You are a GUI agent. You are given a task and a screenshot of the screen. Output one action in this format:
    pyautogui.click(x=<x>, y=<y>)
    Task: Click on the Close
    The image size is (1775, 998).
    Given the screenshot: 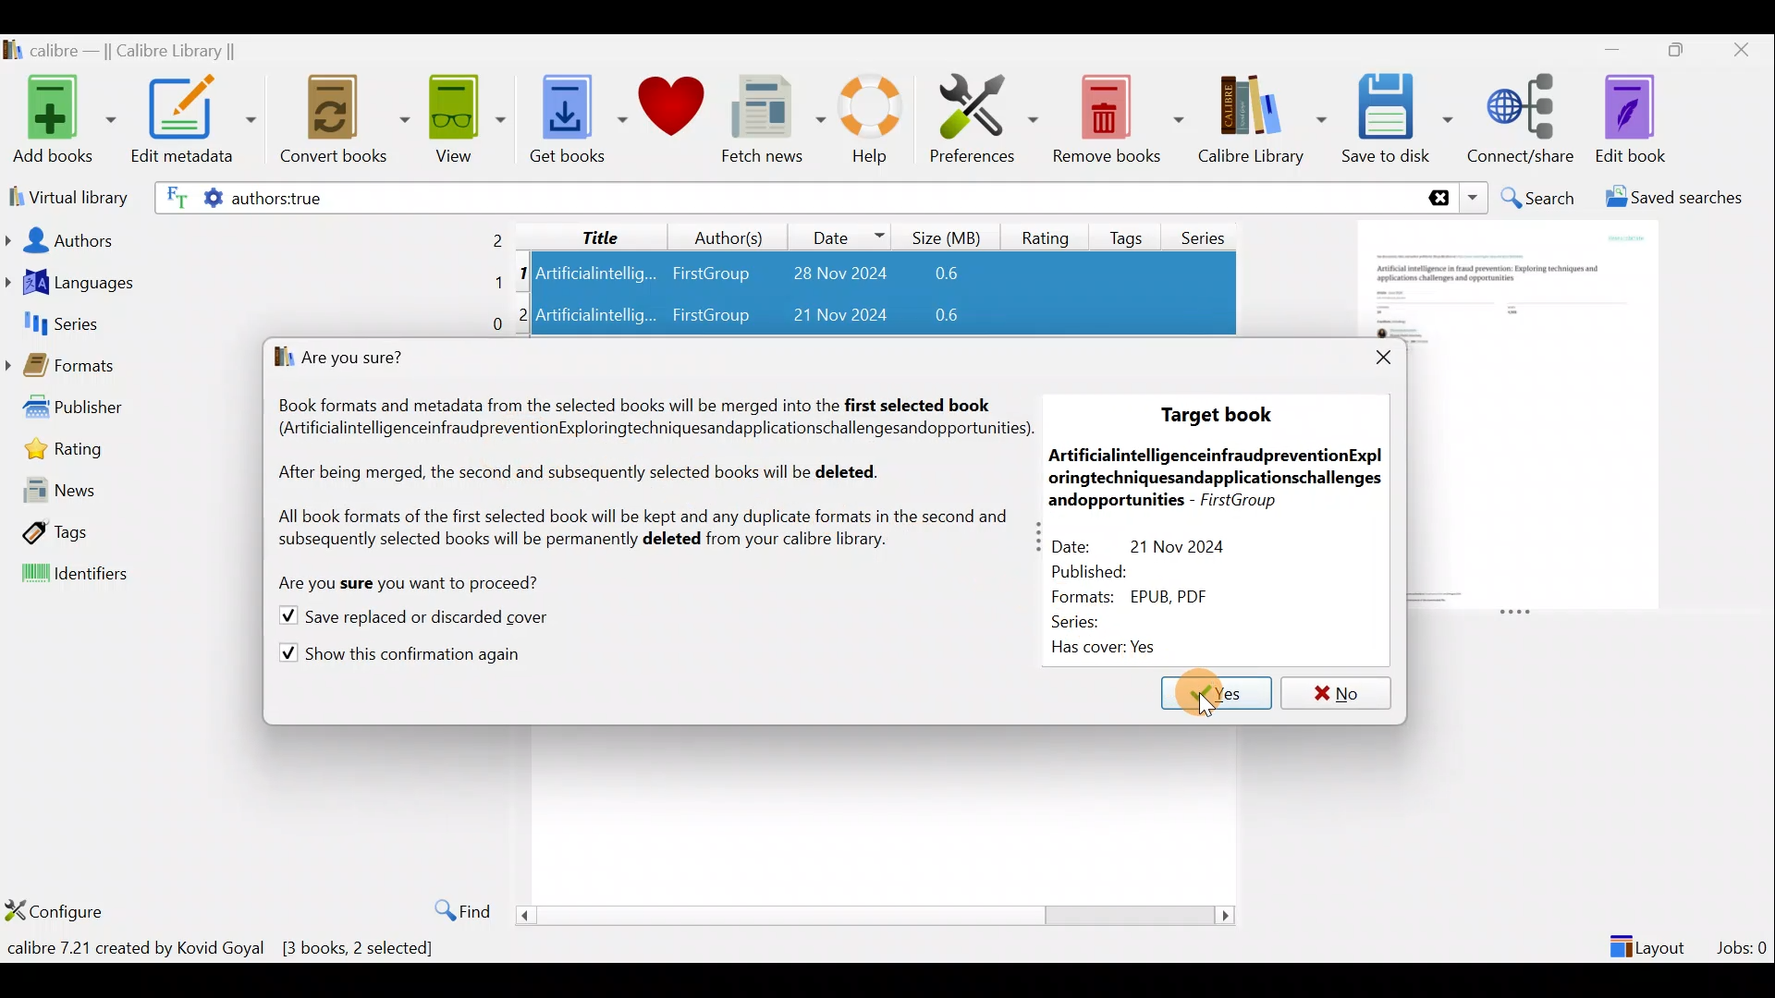 What is the action you would take?
    pyautogui.click(x=1745, y=49)
    